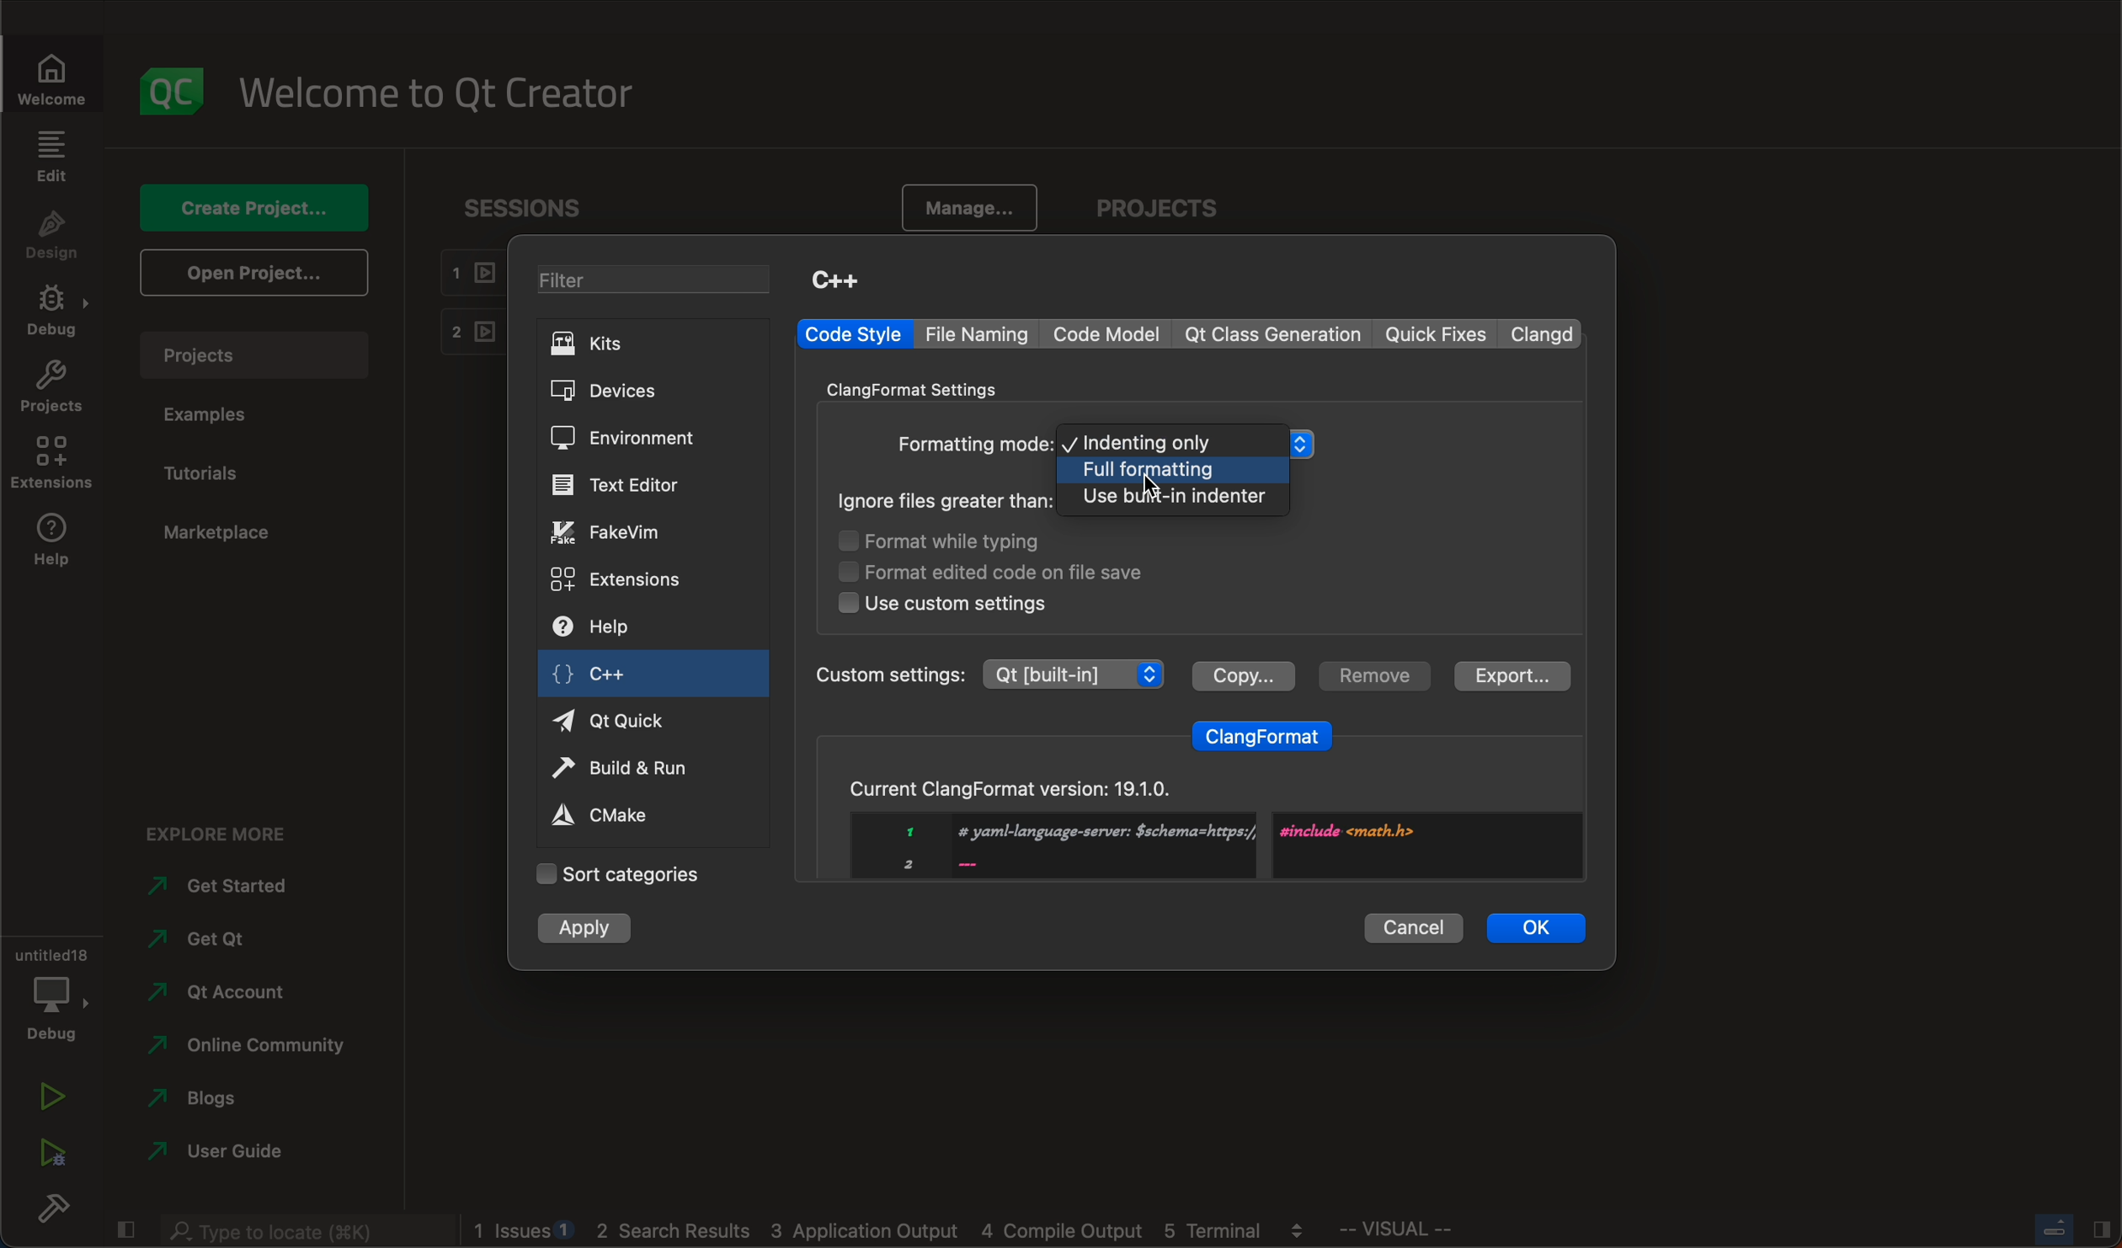 Image resolution: width=2122 pixels, height=1248 pixels. Describe the element at coordinates (247, 1048) in the screenshot. I see `community` at that location.